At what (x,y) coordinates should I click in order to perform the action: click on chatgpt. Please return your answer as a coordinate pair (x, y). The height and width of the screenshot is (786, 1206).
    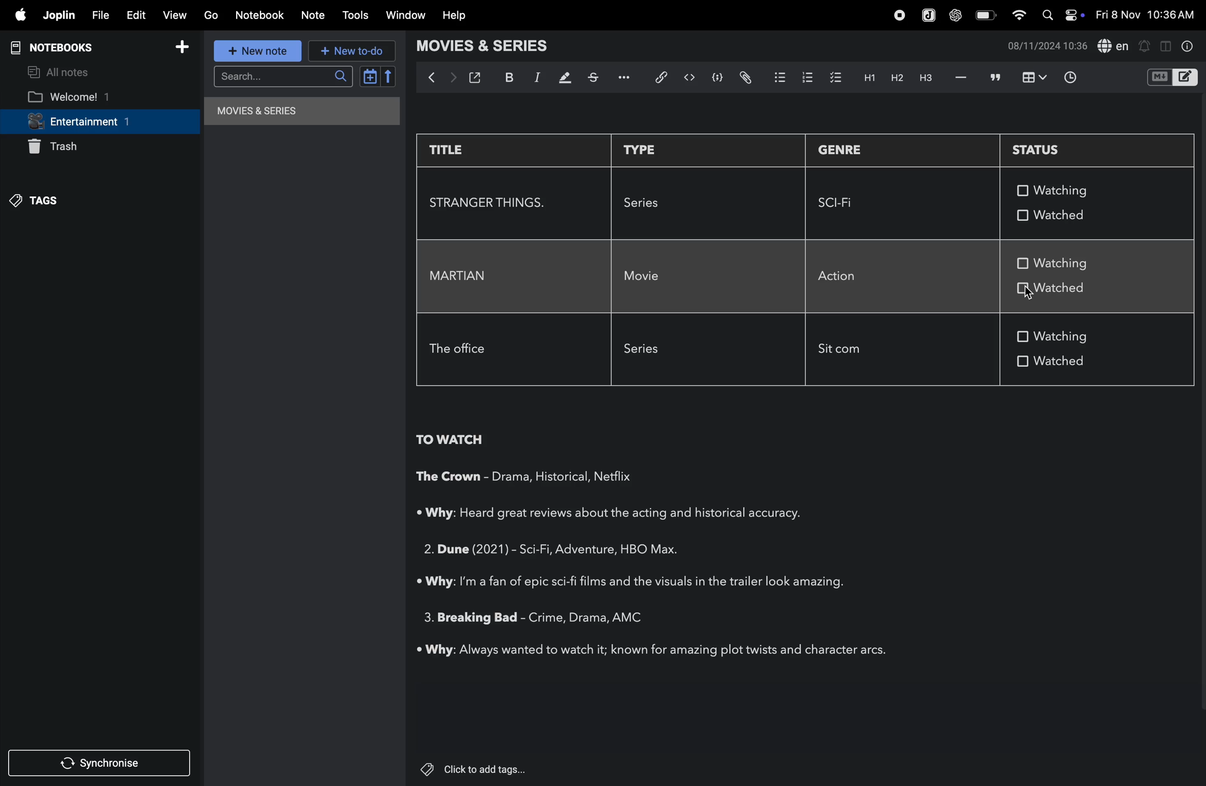
    Looking at the image, I should click on (955, 16).